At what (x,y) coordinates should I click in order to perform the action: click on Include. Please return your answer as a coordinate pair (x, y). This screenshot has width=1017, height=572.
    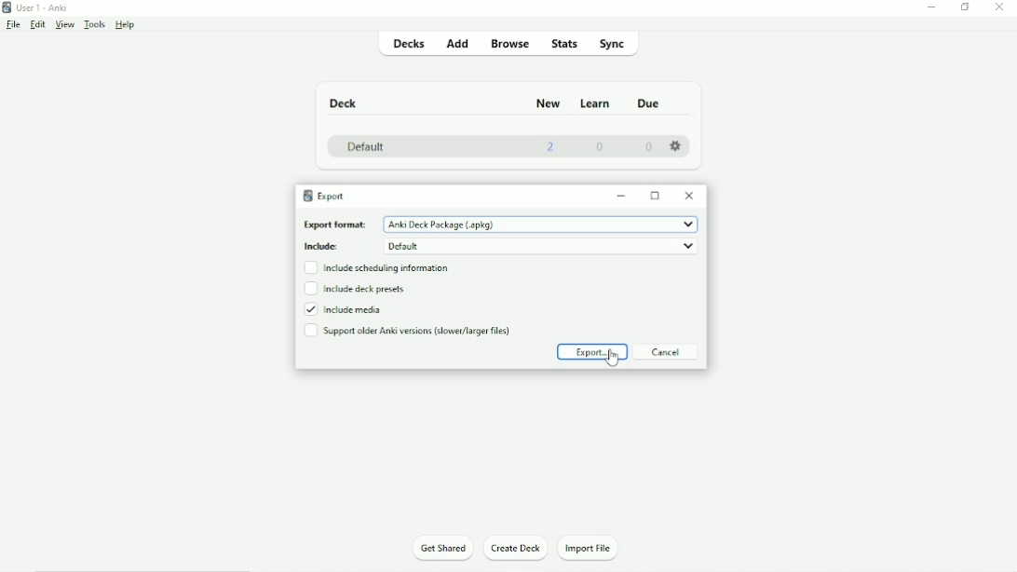
    Looking at the image, I should click on (500, 247).